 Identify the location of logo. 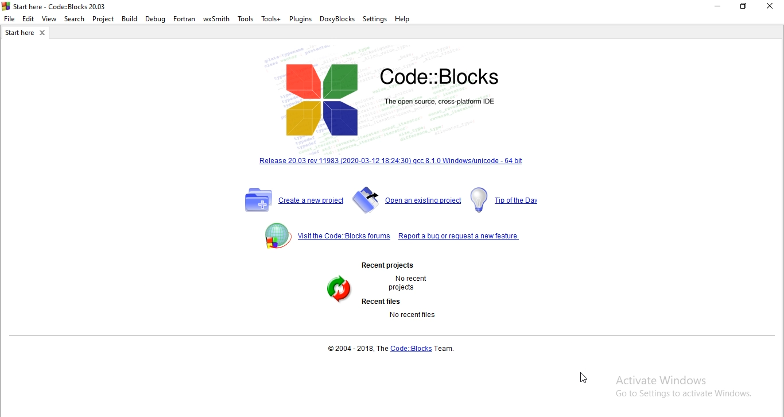
(340, 286).